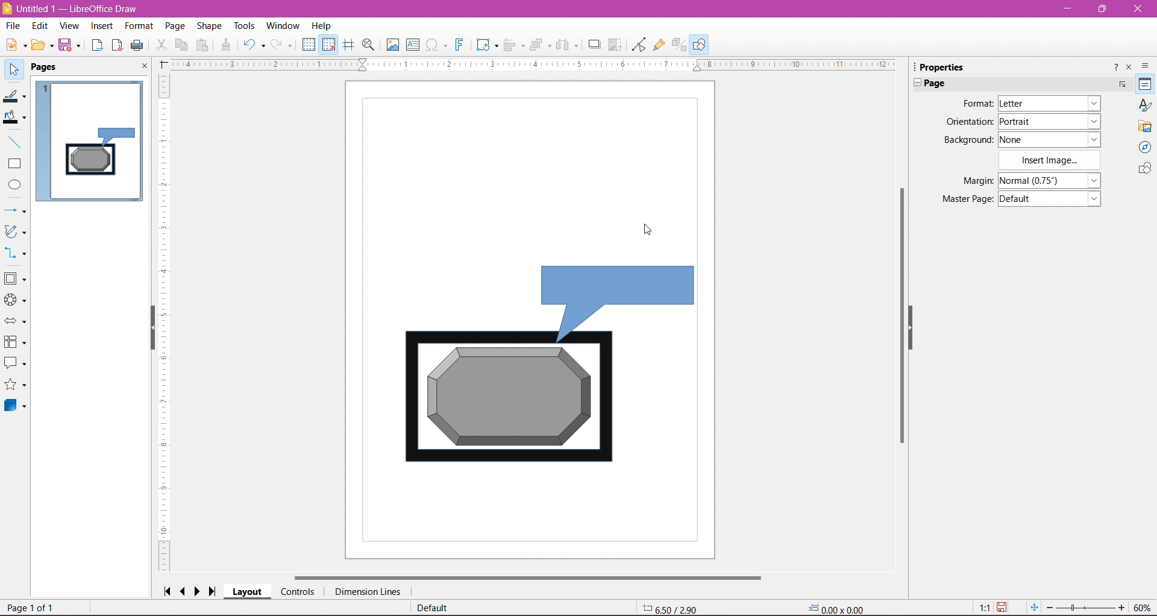 The image size is (1157, 616). What do you see at coordinates (16, 280) in the screenshot?
I see `Basic Shapes` at bounding box center [16, 280].